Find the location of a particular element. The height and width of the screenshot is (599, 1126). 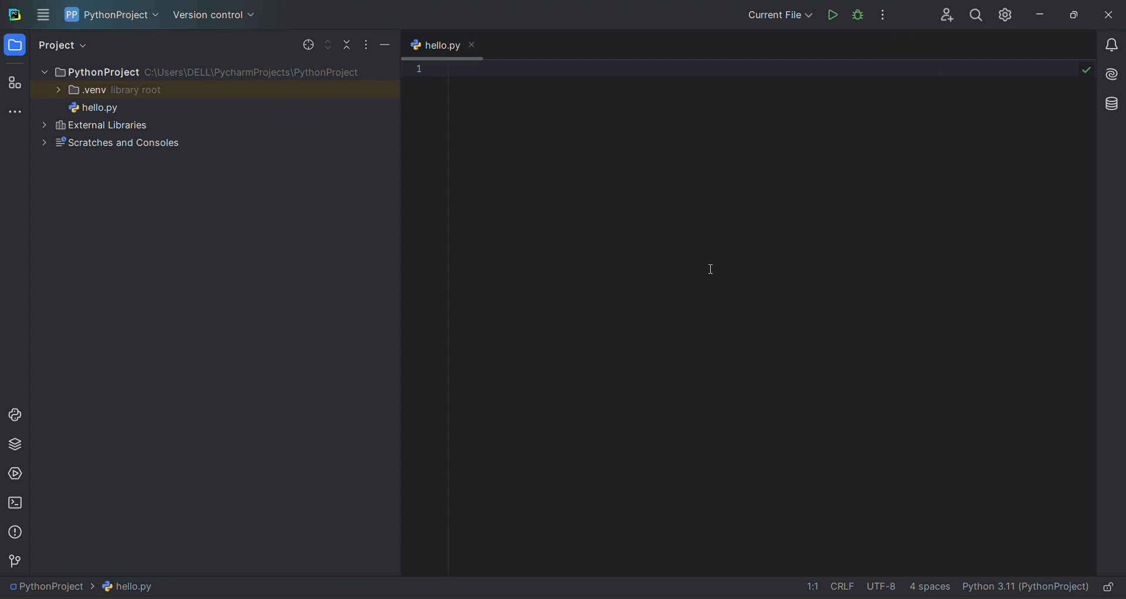

file path is located at coordinates (86, 587).